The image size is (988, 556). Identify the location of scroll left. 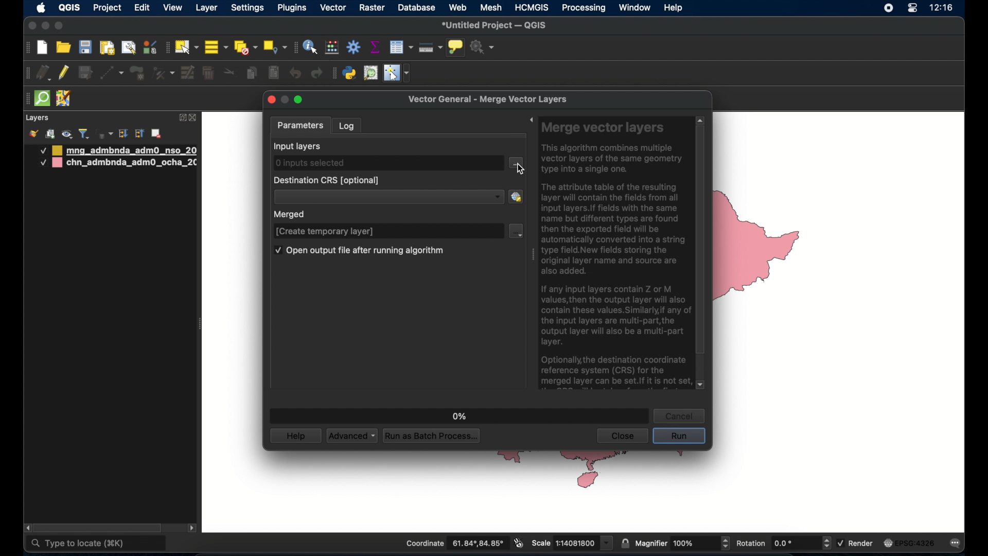
(28, 528).